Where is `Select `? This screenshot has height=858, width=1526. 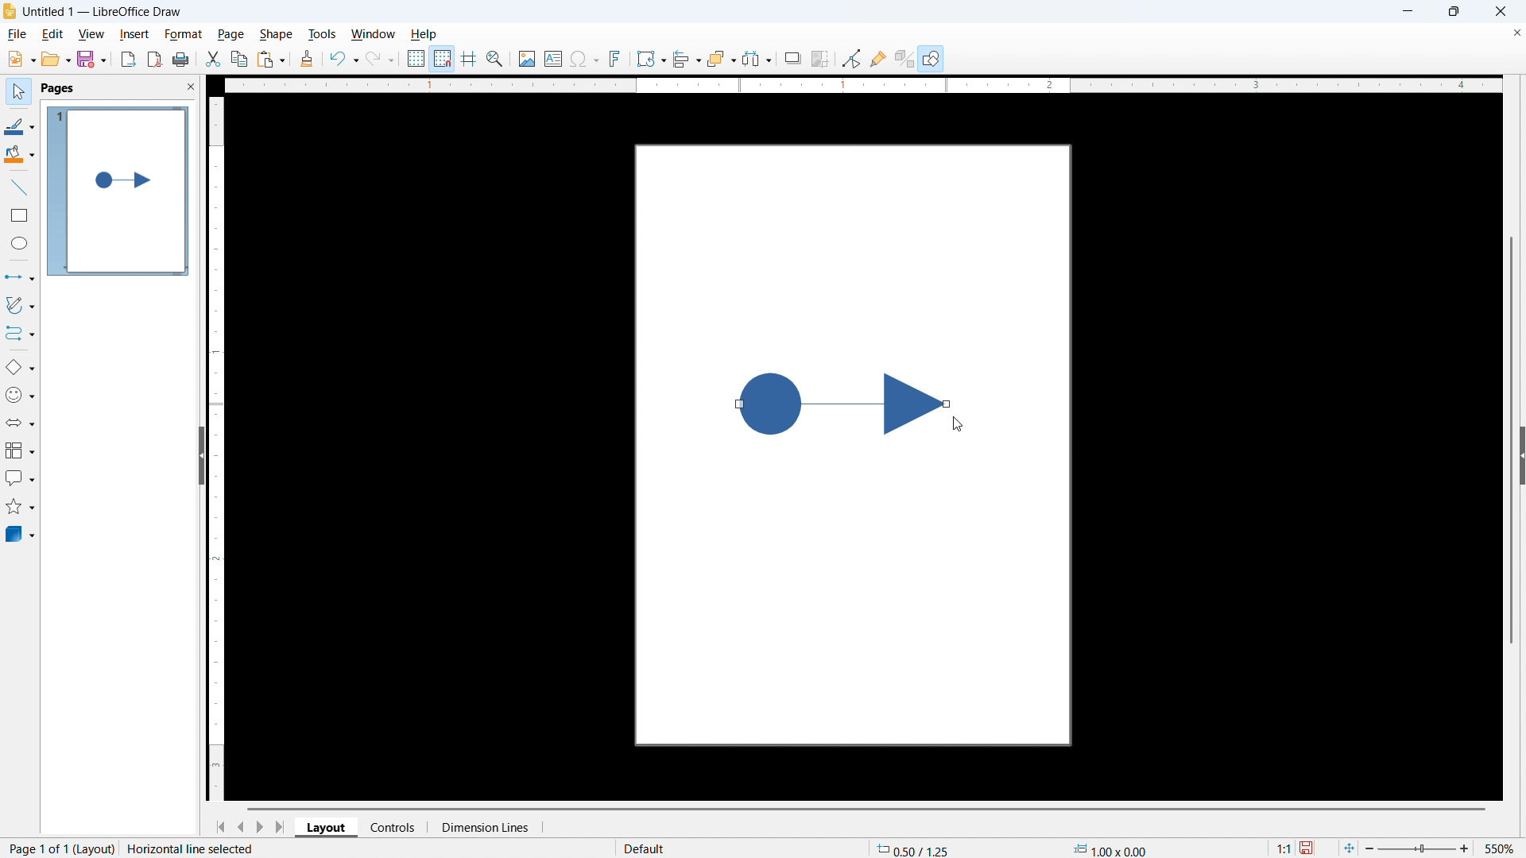
Select  is located at coordinates (19, 93).